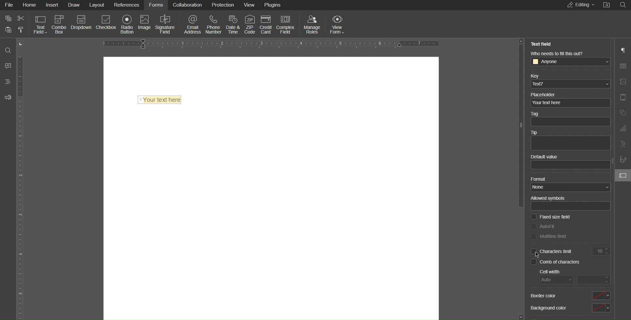 The image size is (631, 320). I want to click on Header/Footer Settings, so click(622, 98).